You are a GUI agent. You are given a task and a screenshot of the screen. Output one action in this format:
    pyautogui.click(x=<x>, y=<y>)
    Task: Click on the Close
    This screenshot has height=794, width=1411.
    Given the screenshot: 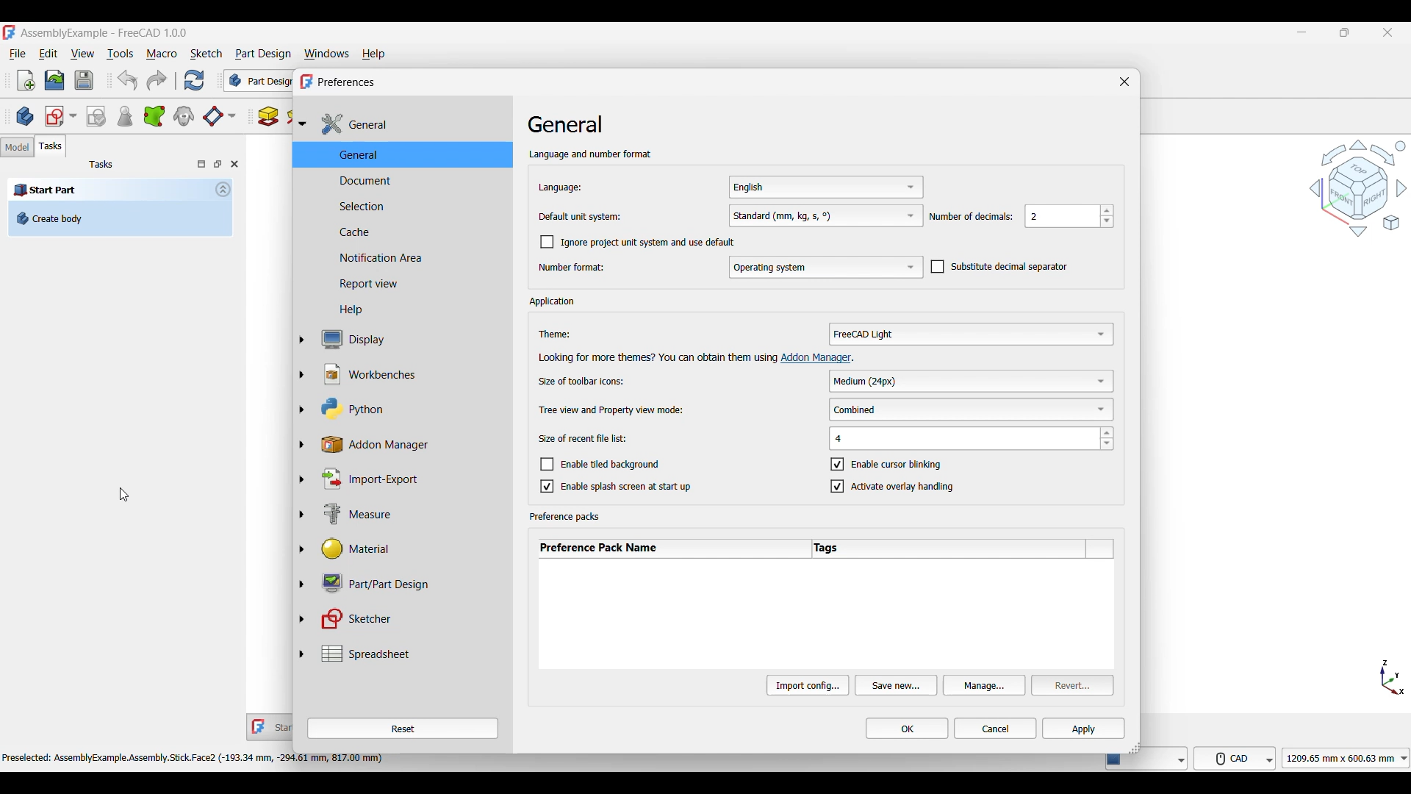 What is the action you would take?
    pyautogui.click(x=1124, y=82)
    